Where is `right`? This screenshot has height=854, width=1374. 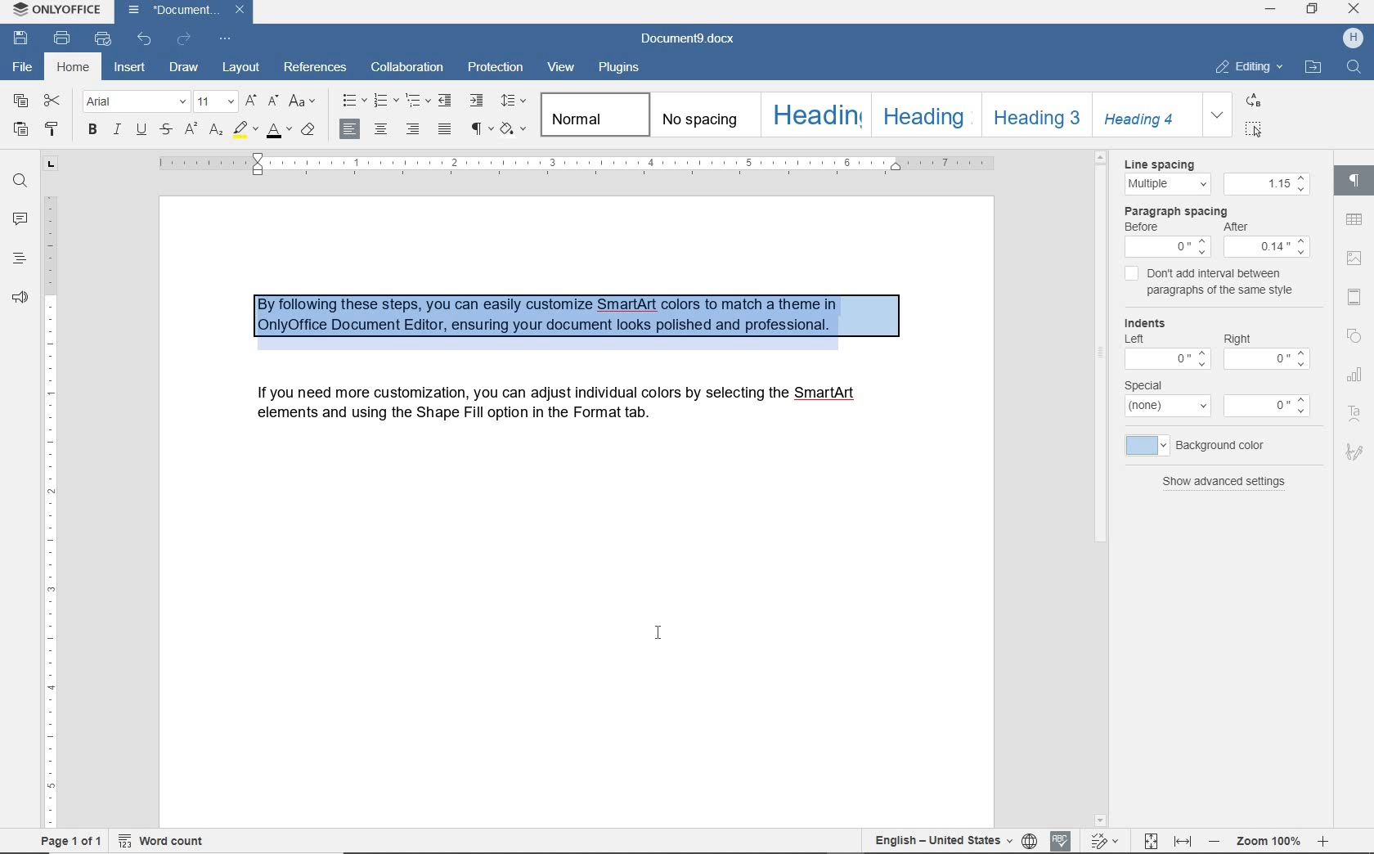 right is located at coordinates (1237, 338).